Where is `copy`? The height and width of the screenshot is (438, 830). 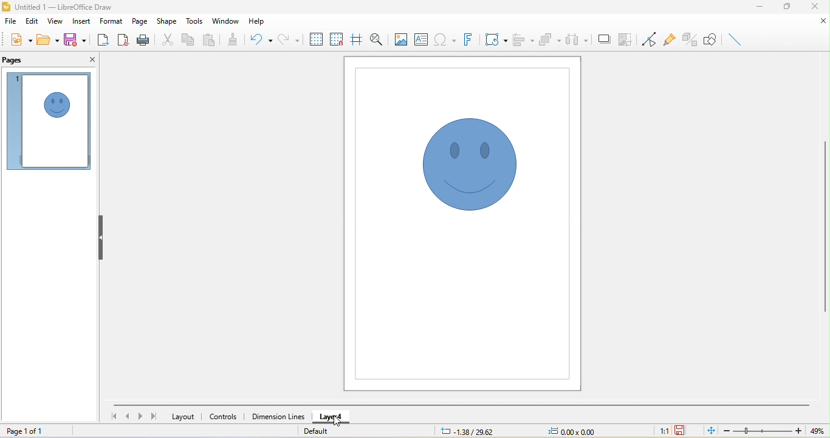
copy is located at coordinates (187, 40).